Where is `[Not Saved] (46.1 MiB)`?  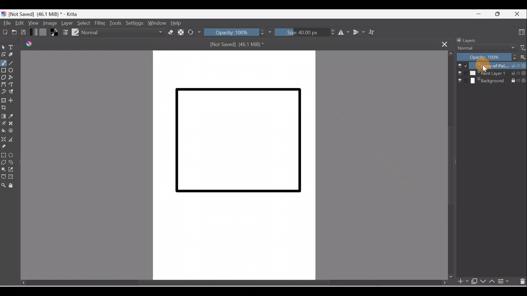 [Not Saved] (46.1 MiB) is located at coordinates (239, 46).